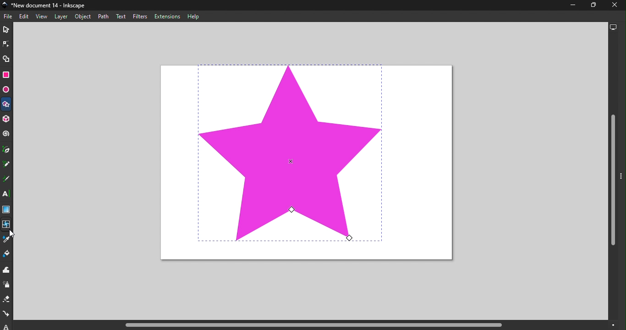  I want to click on Text, so click(121, 16).